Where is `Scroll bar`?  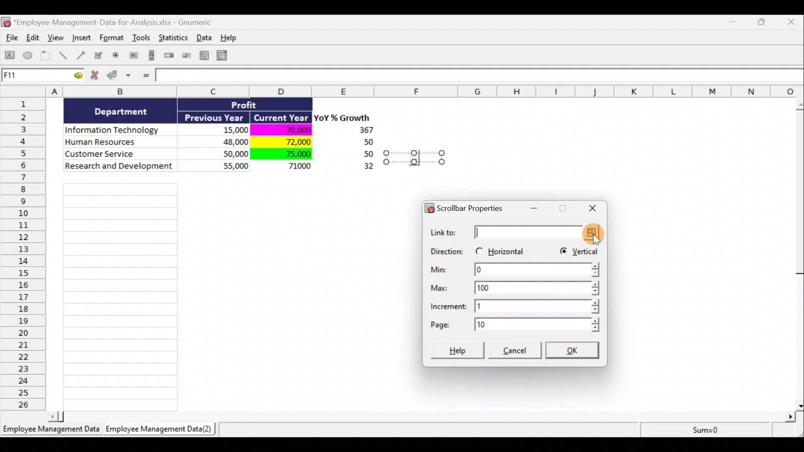 Scroll bar is located at coordinates (799, 253).